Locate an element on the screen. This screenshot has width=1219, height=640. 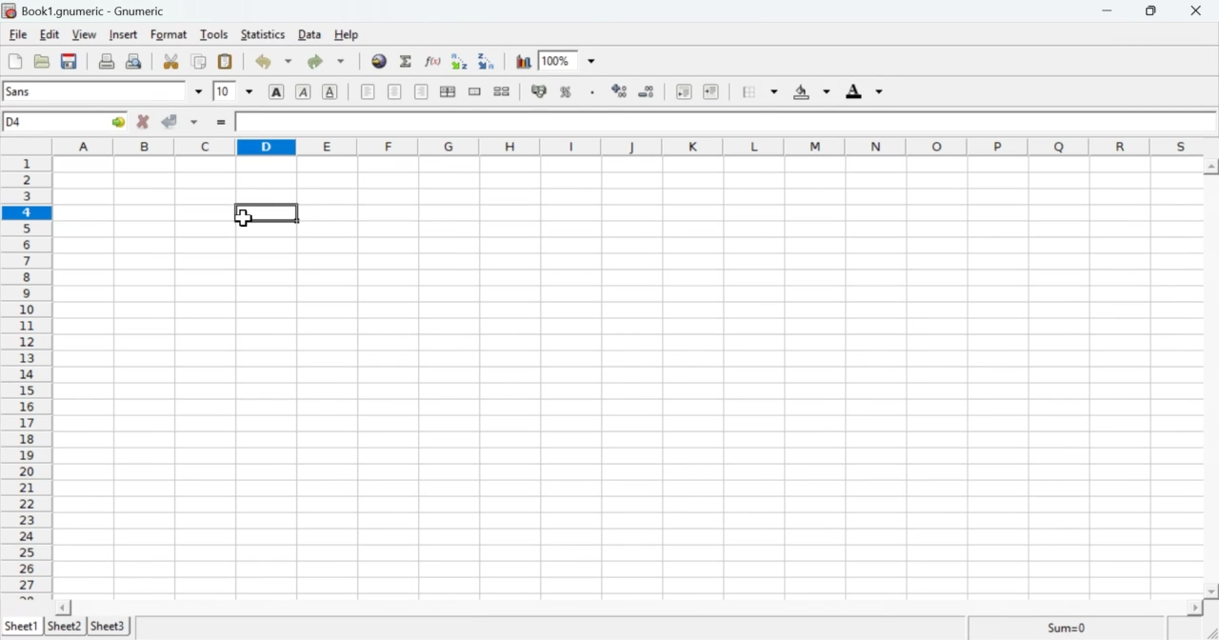
scroll left is located at coordinates (65, 607).